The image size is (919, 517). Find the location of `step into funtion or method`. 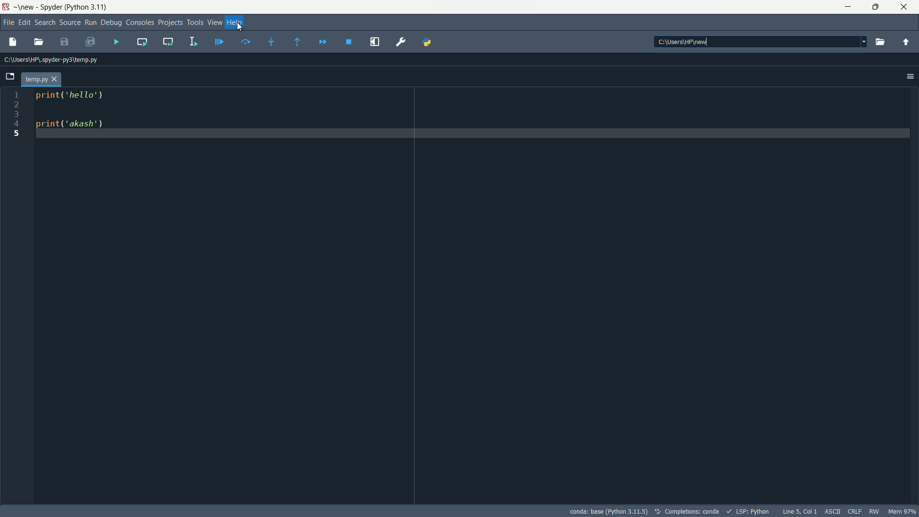

step into funtion or method is located at coordinates (272, 41).